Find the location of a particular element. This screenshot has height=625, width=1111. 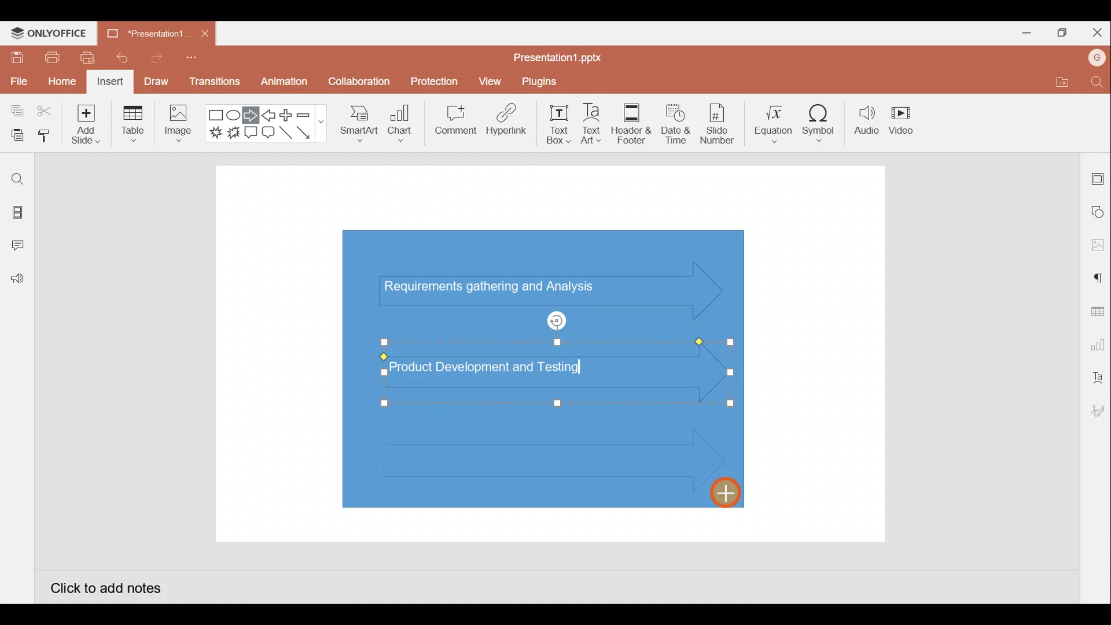

Explosion 2 is located at coordinates (233, 133).